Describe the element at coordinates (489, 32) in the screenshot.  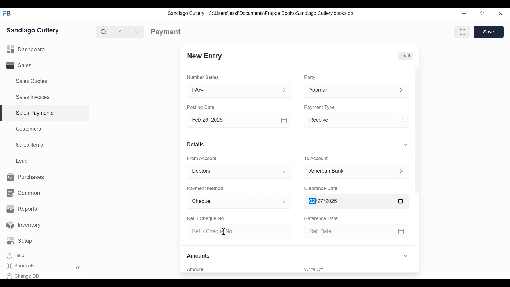
I see `Save` at that location.